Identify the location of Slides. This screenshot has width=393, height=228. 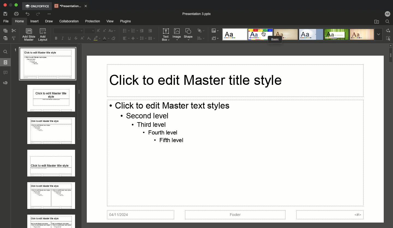
(5, 62).